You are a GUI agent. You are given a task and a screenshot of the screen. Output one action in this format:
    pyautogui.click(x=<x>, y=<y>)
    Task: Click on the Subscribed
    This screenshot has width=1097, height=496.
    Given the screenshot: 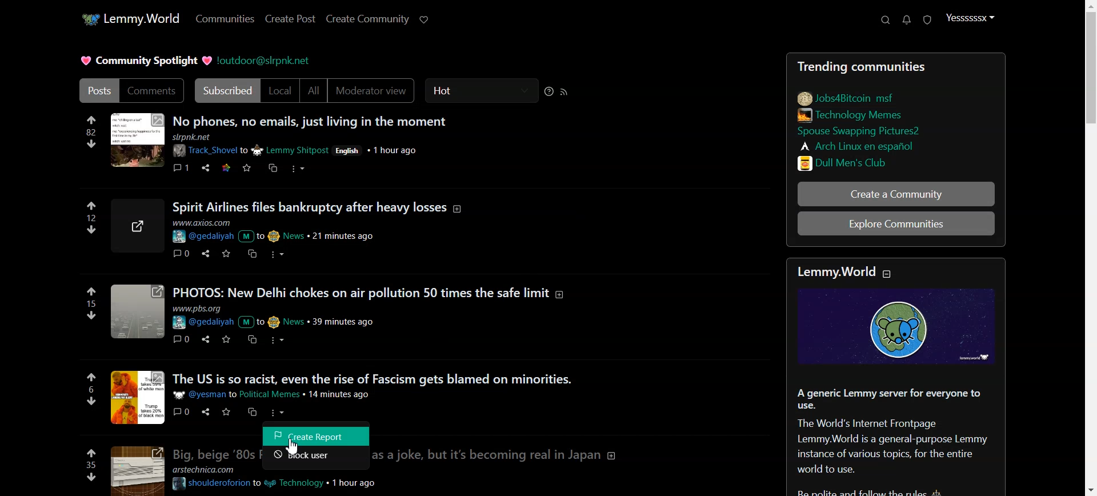 What is the action you would take?
    pyautogui.click(x=225, y=91)
    